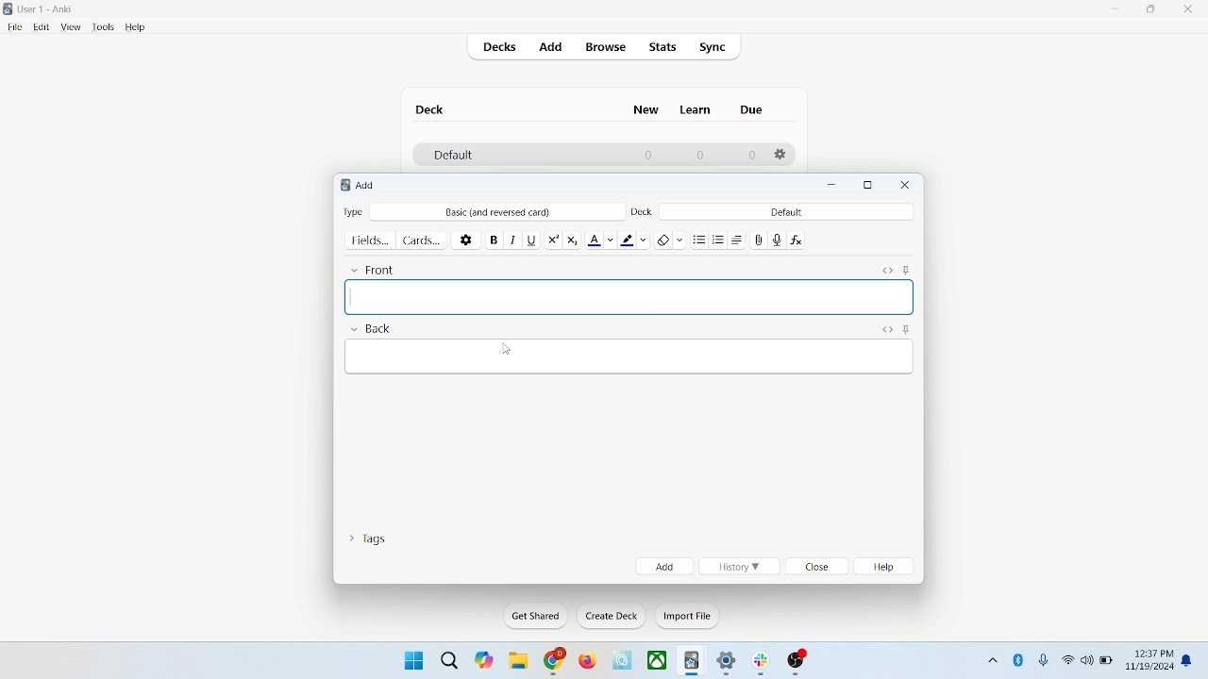  Describe the element at coordinates (572, 238) in the screenshot. I see `subscript` at that location.